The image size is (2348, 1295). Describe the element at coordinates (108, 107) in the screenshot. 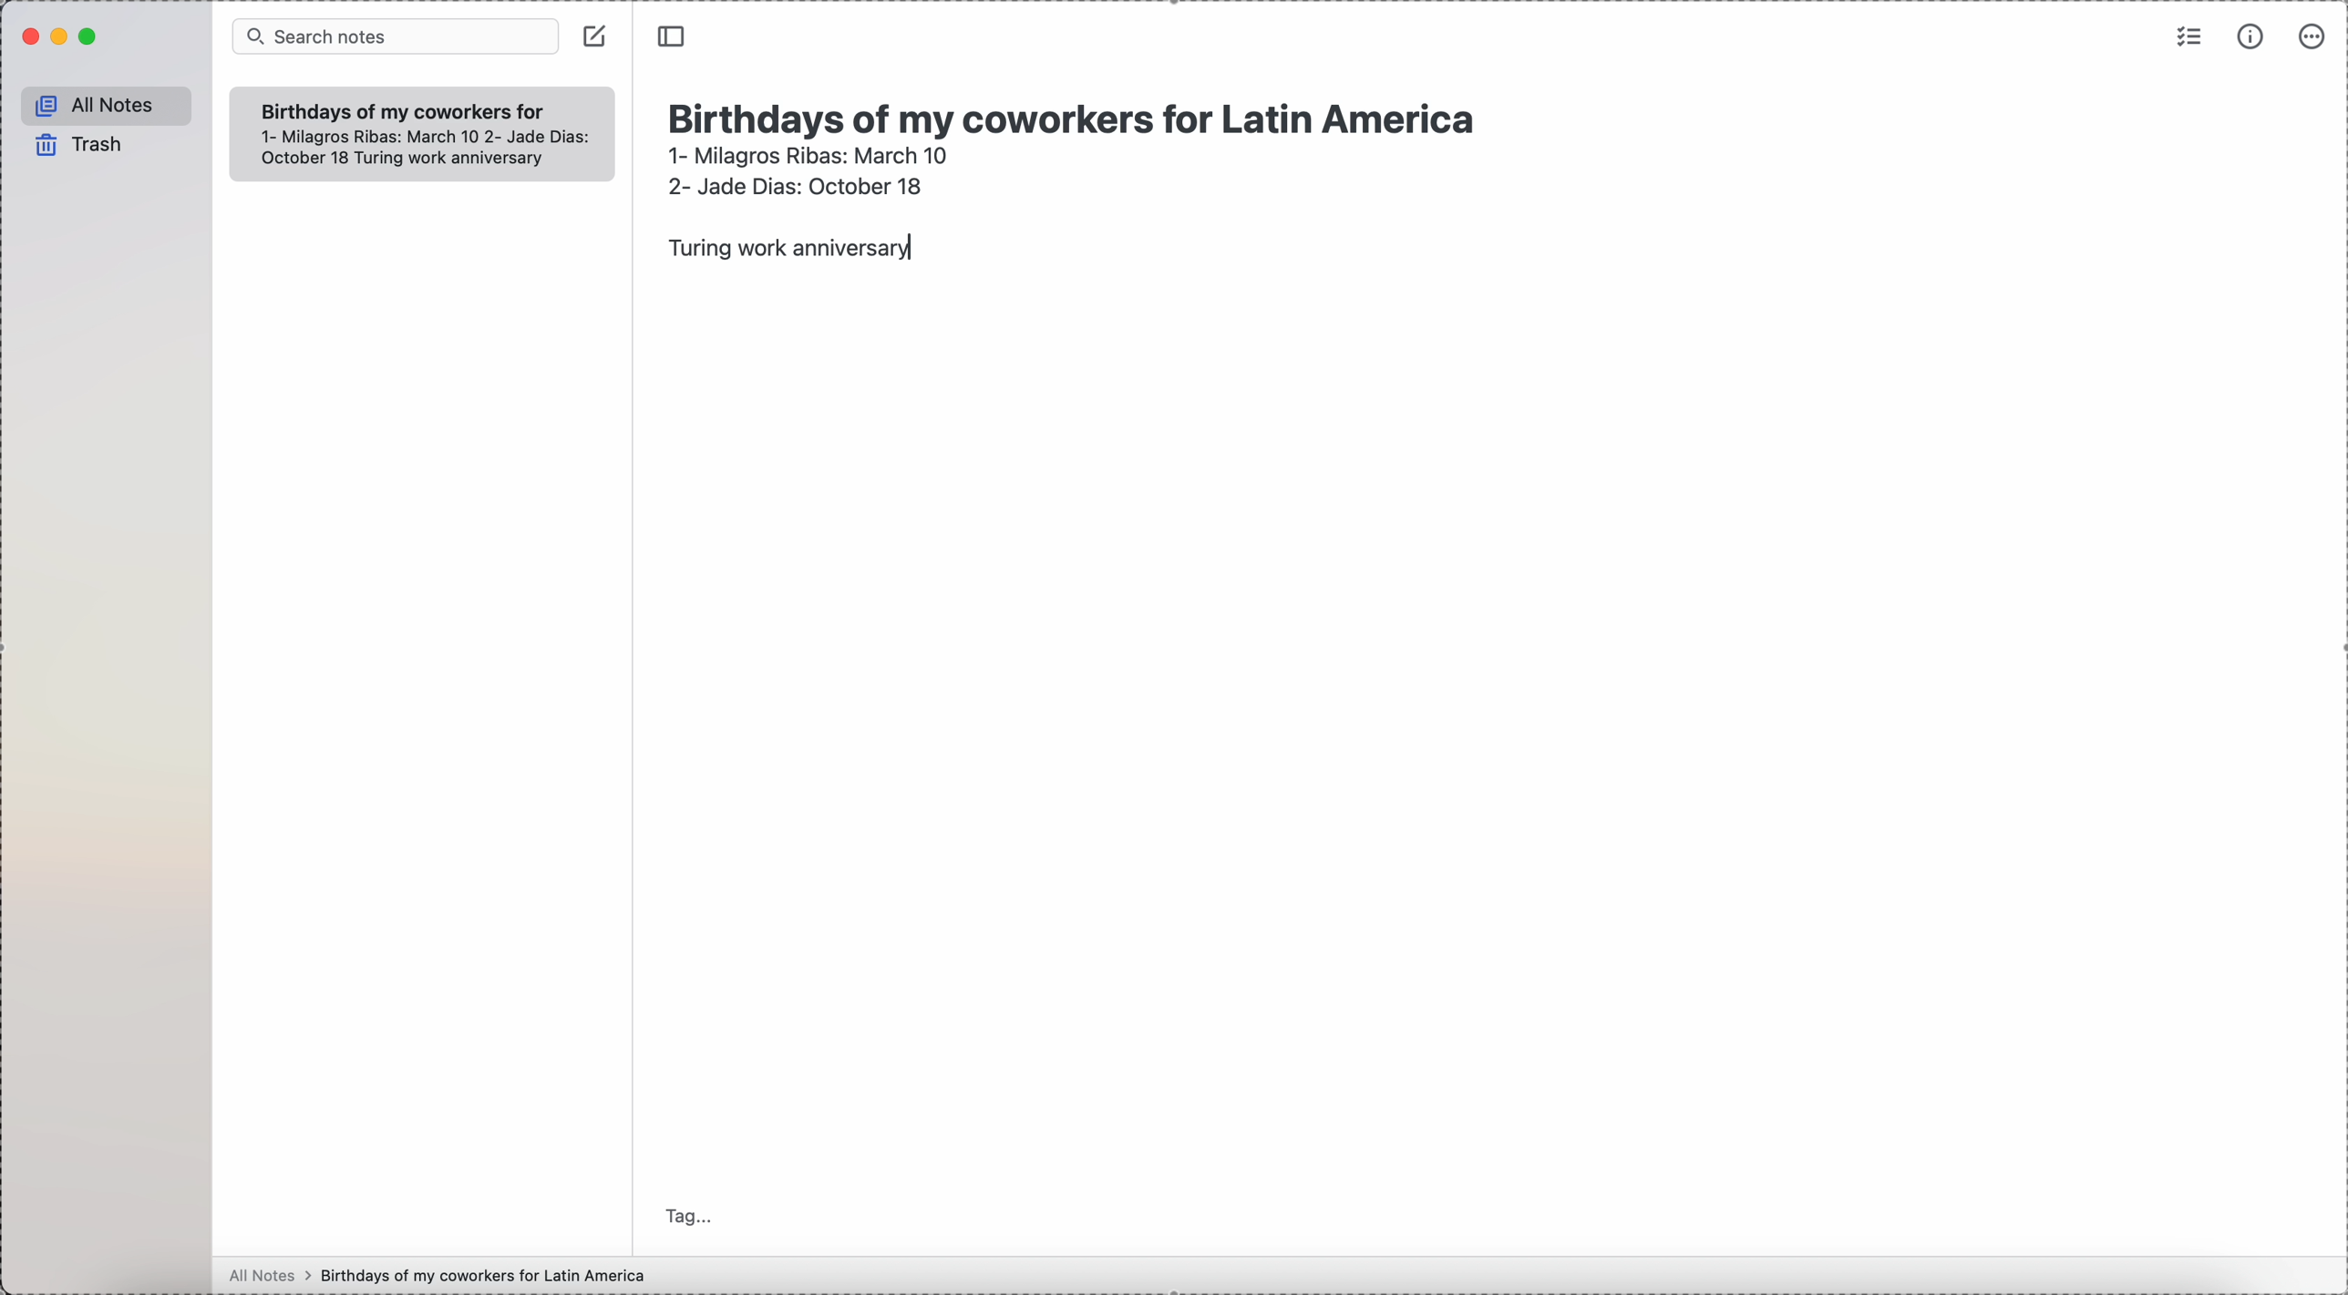

I see `all notes` at that location.